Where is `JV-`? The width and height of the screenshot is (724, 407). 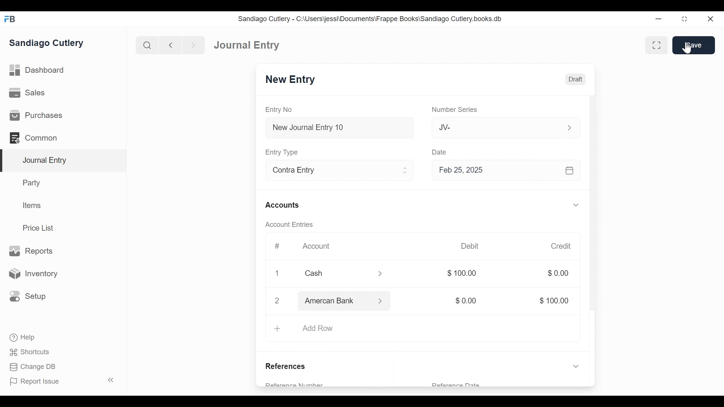
JV- is located at coordinates (496, 127).